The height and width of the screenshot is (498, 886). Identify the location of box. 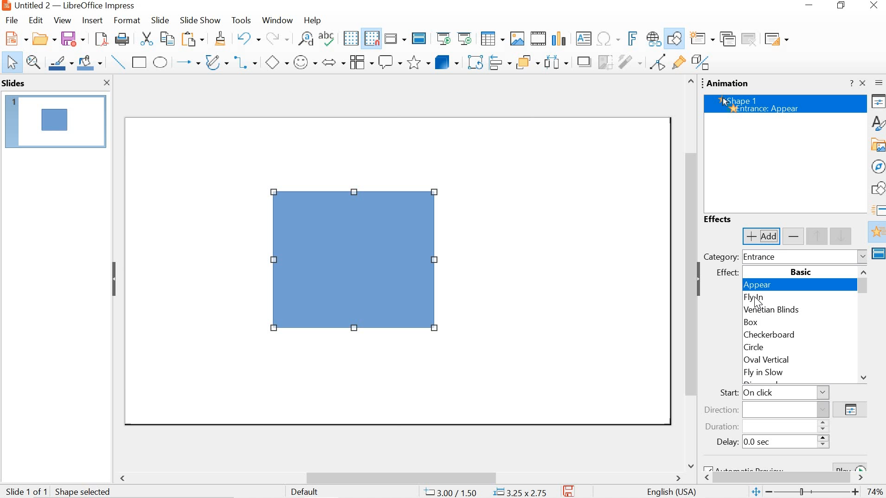
(793, 323).